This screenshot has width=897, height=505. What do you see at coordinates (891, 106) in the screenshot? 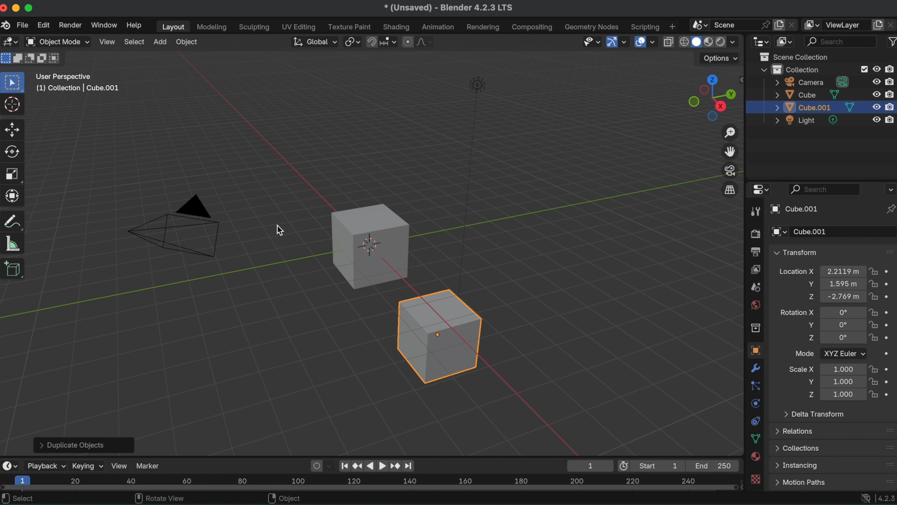
I see `disable in render` at bounding box center [891, 106].